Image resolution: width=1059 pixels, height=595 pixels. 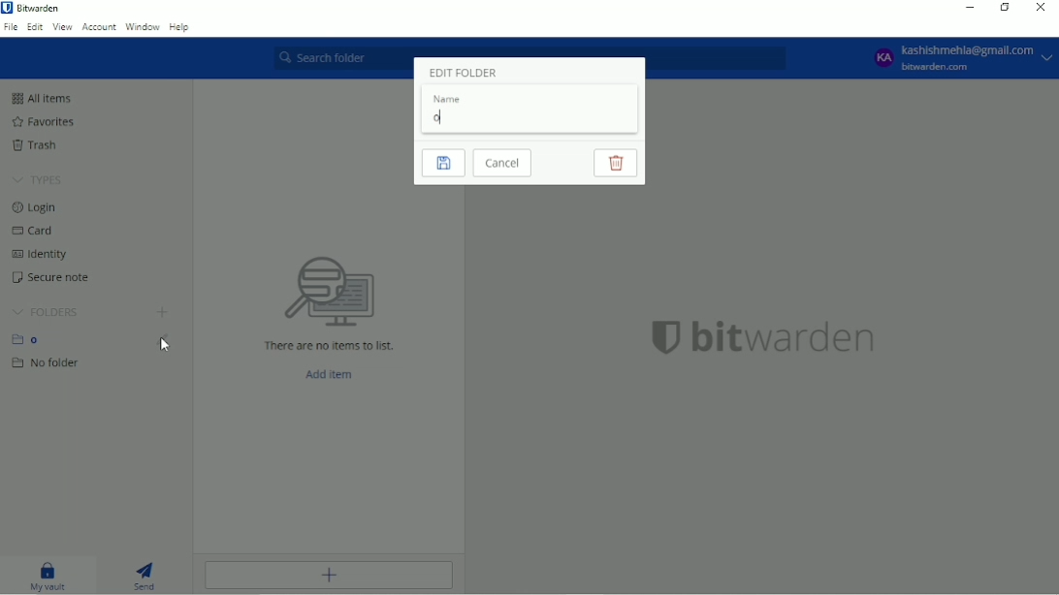 I want to click on Secure note, so click(x=53, y=277).